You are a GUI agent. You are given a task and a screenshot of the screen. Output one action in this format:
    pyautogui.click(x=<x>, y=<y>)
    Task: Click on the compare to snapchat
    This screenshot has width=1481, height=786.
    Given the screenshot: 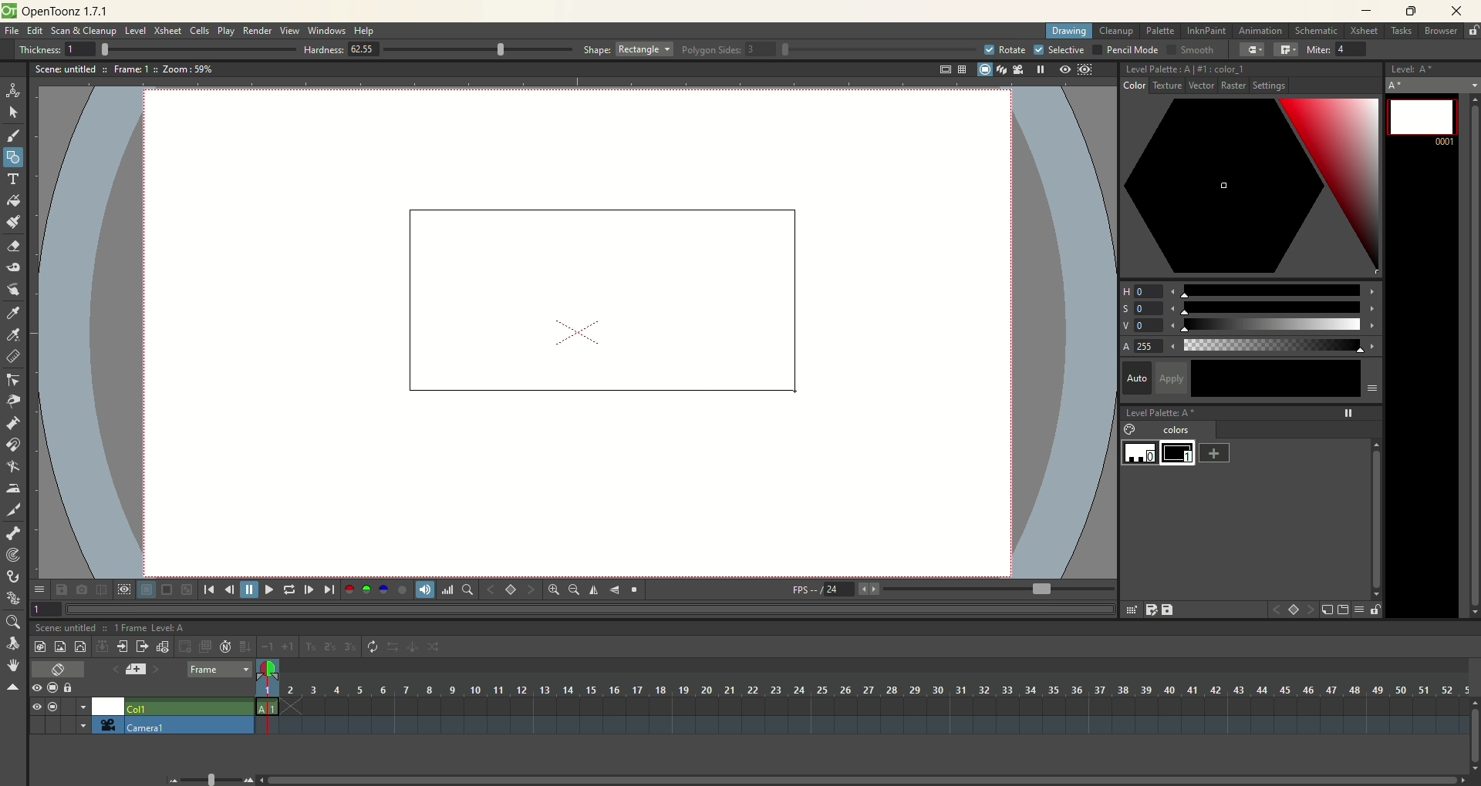 What is the action you would take?
    pyautogui.click(x=100, y=590)
    